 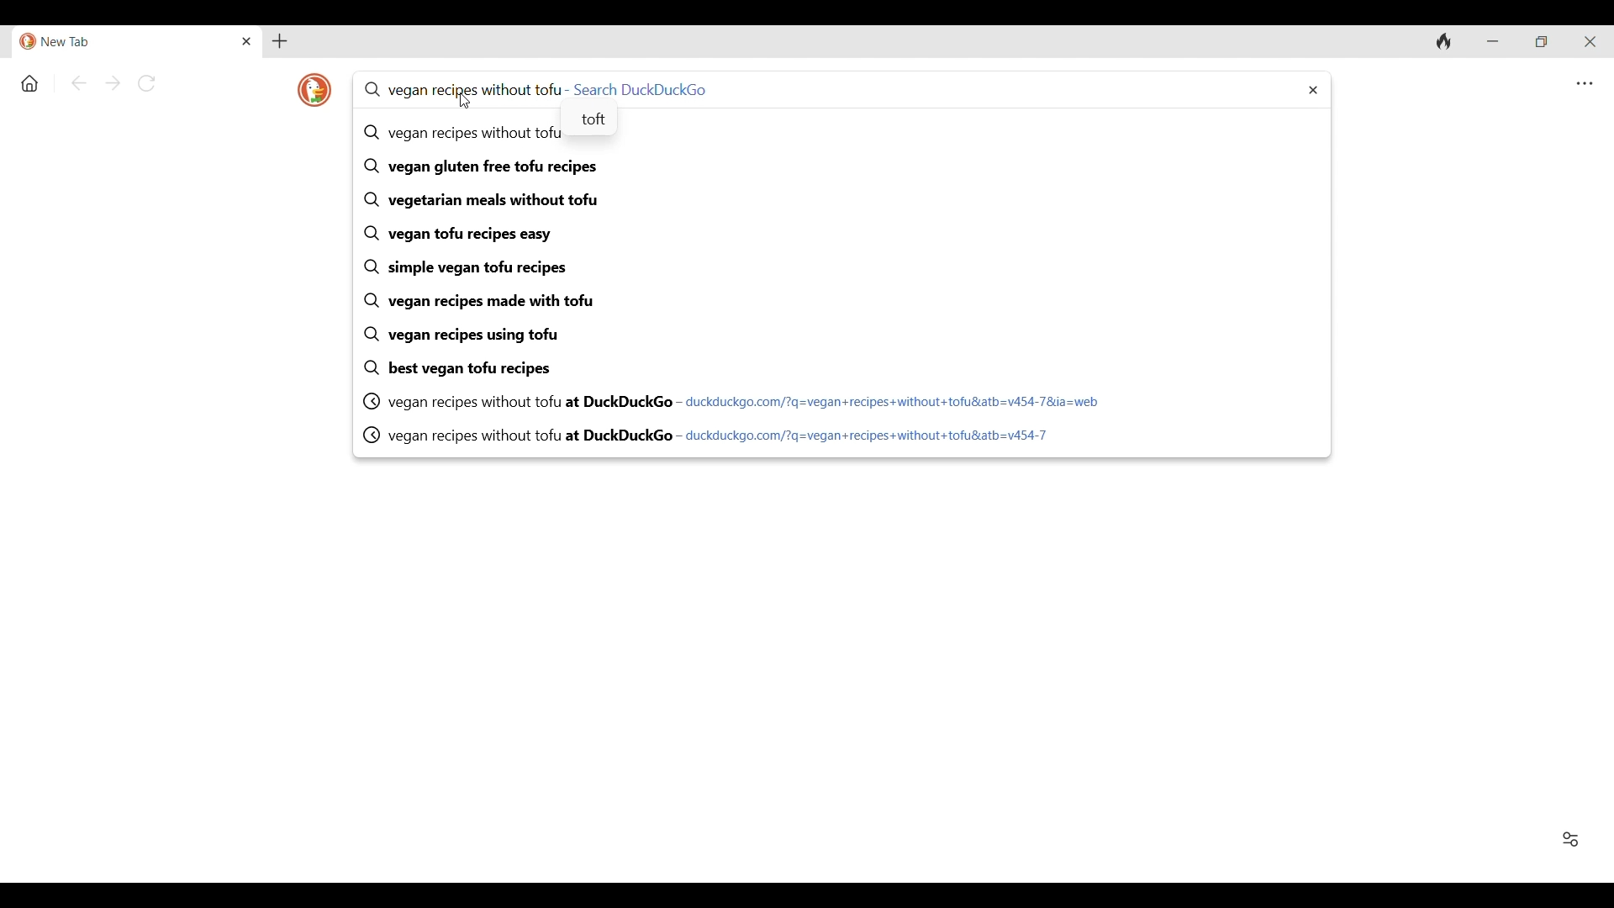 I want to click on toft, so click(x=593, y=119).